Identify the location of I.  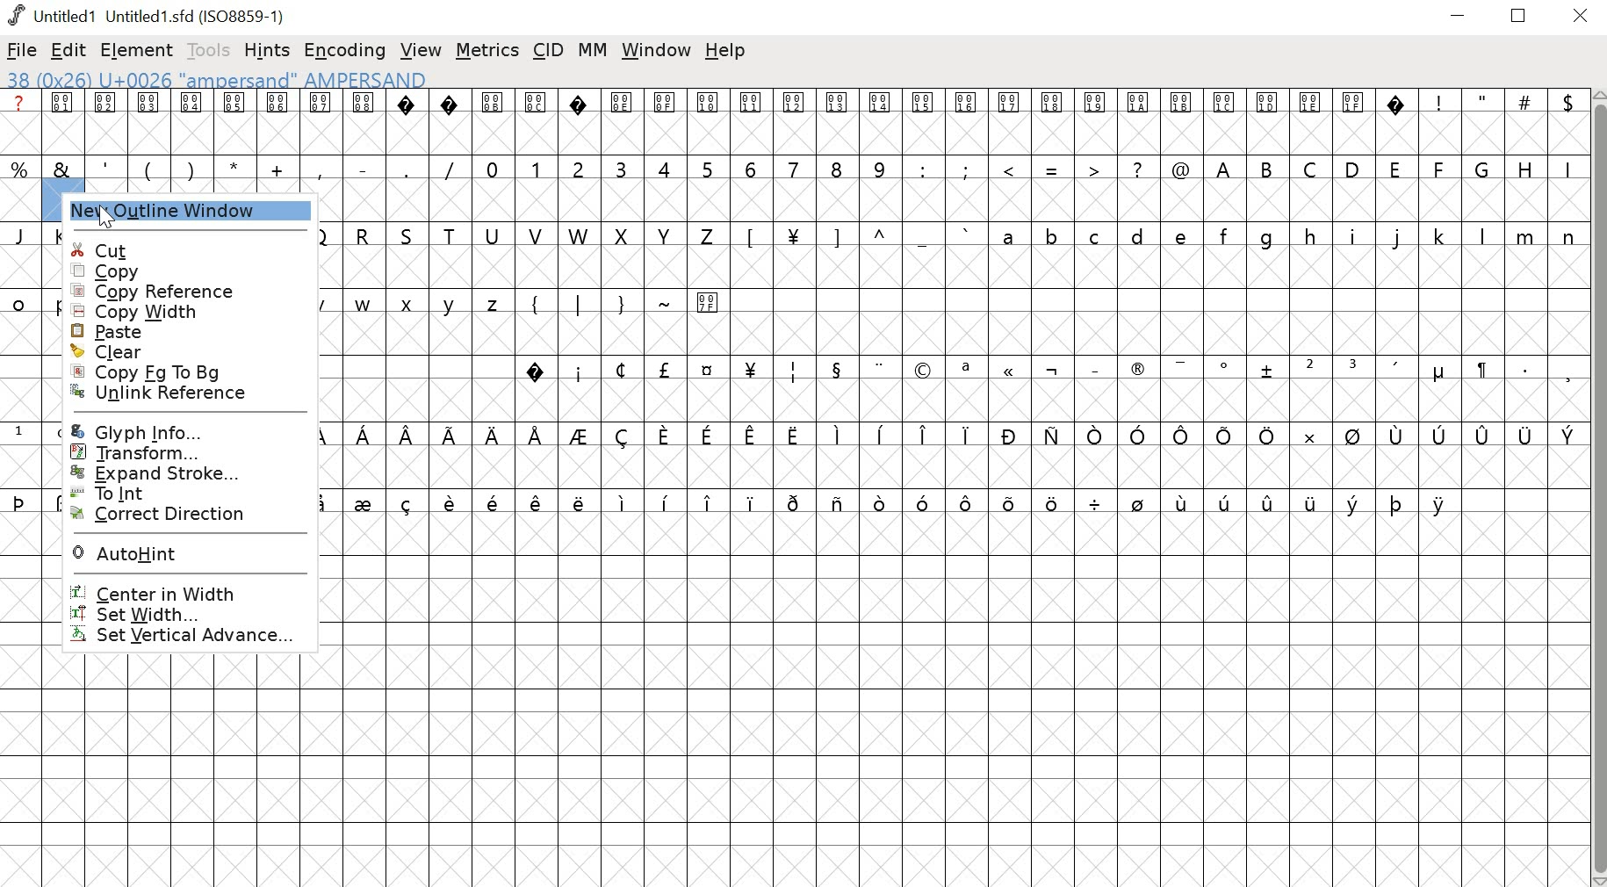
(1566, 168).